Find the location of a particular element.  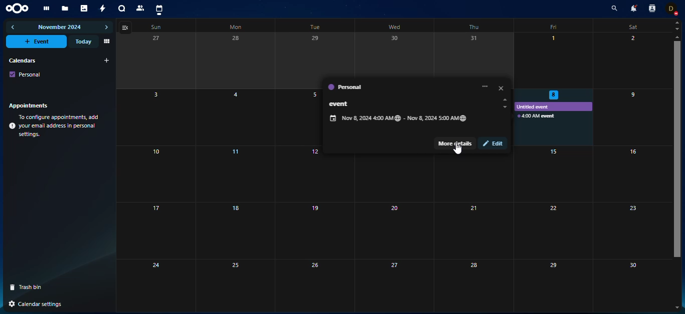

sat is located at coordinates (631, 27).